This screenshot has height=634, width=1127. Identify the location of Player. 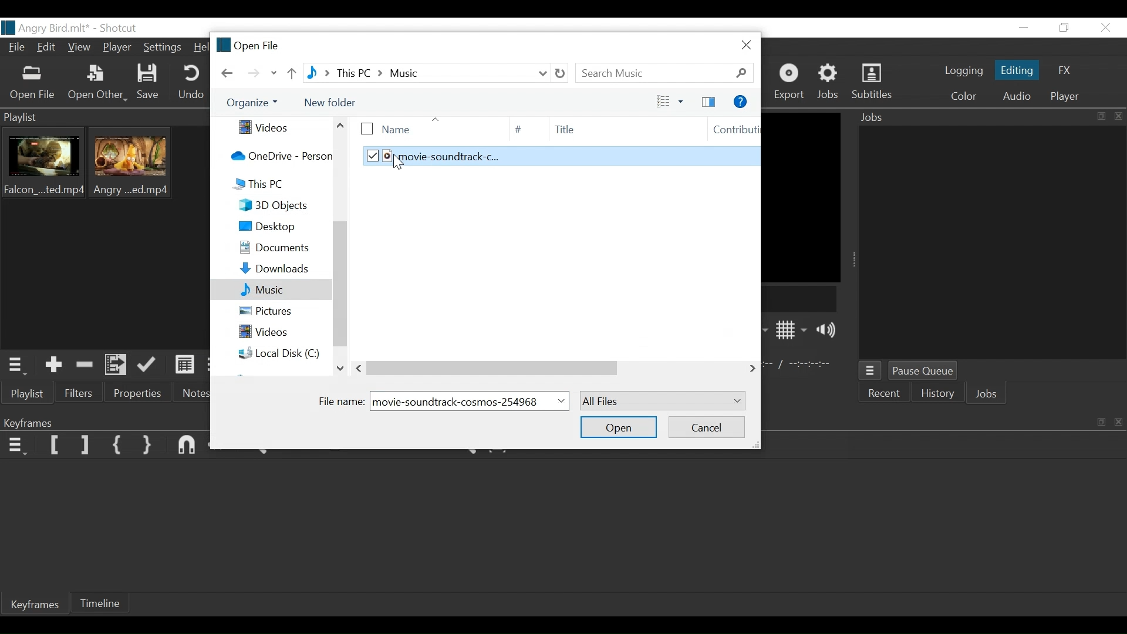
(117, 48).